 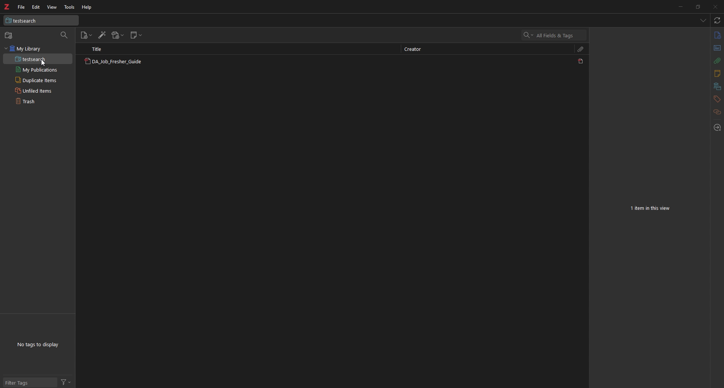 What do you see at coordinates (52, 7) in the screenshot?
I see `view` at bounding box center [52, 7].